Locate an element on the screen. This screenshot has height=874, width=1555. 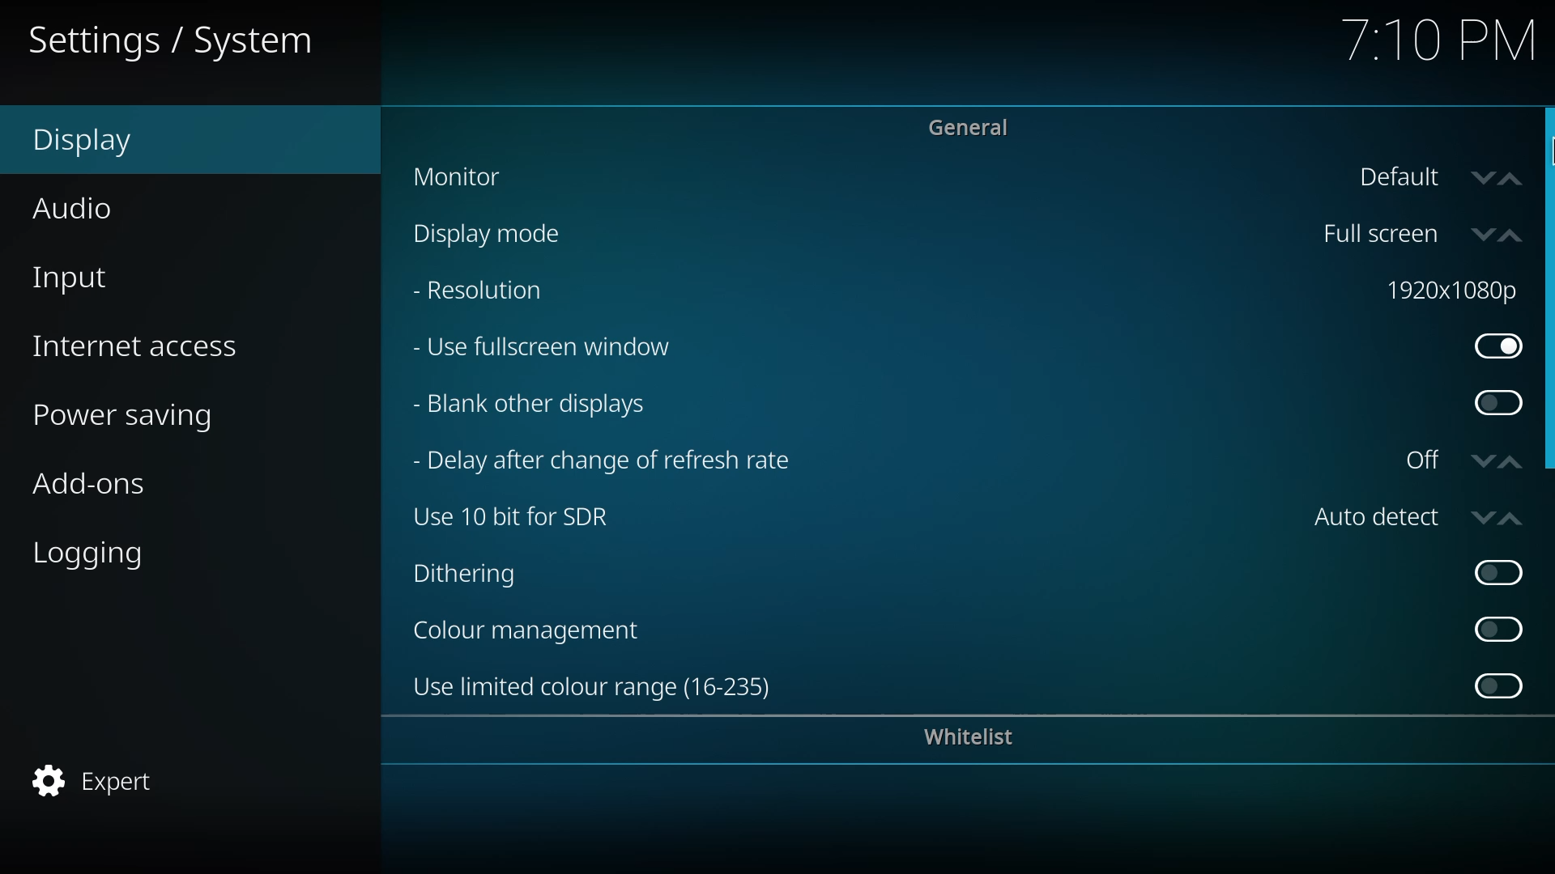
enable is located at coordinates (1499, 684).